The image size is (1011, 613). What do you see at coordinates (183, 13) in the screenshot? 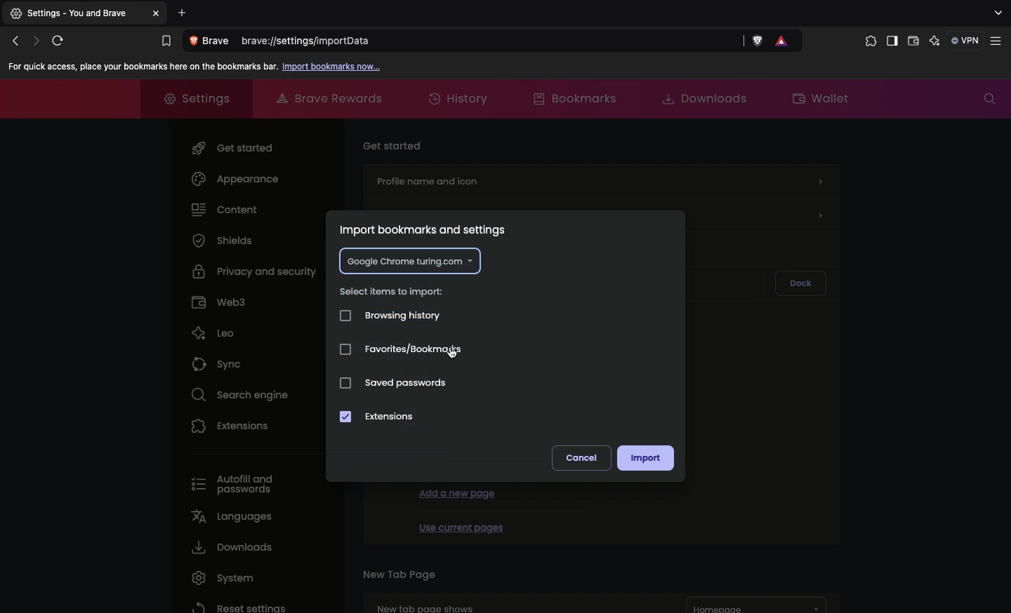
I see `Add new tab` at bounding box center [183, 13].